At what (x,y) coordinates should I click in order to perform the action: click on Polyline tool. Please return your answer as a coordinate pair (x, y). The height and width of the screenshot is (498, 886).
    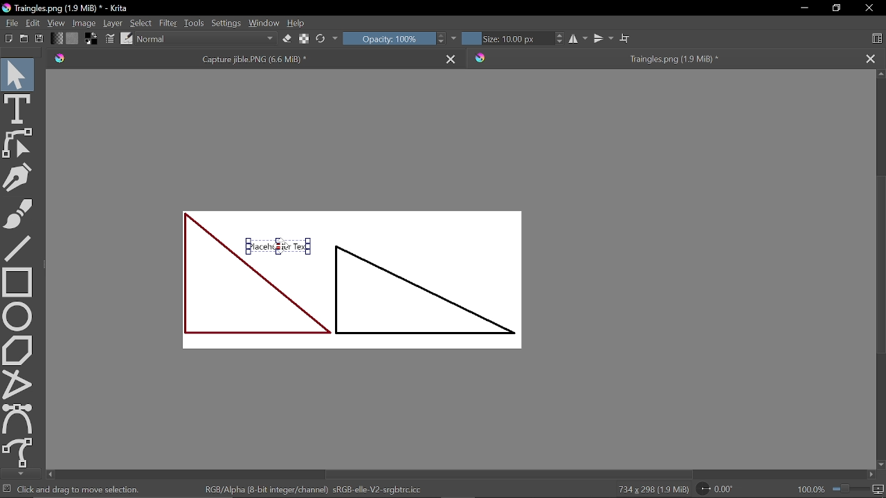
    Looking at the image, I should click on (15, 384).